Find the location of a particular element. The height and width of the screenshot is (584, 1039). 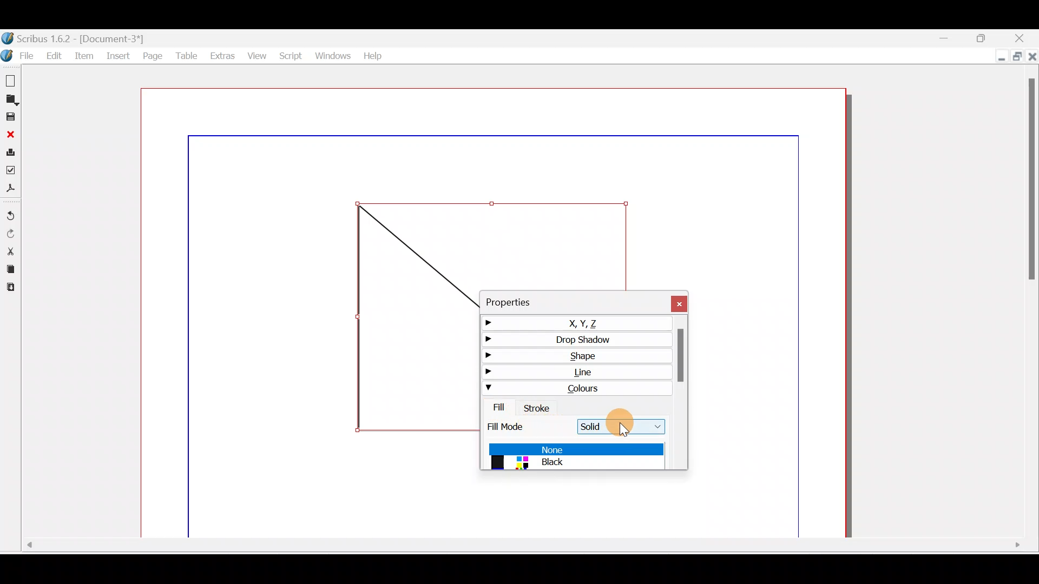

Paste is located at coordinates (14, 288).